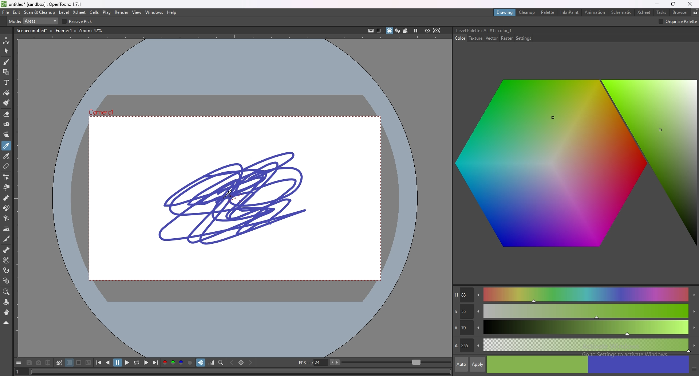 Image resolution: width=699 pixels, height=376 pixels. Describe the element at coordinates (138, 12) in the screenshot. I see `view` at that location.